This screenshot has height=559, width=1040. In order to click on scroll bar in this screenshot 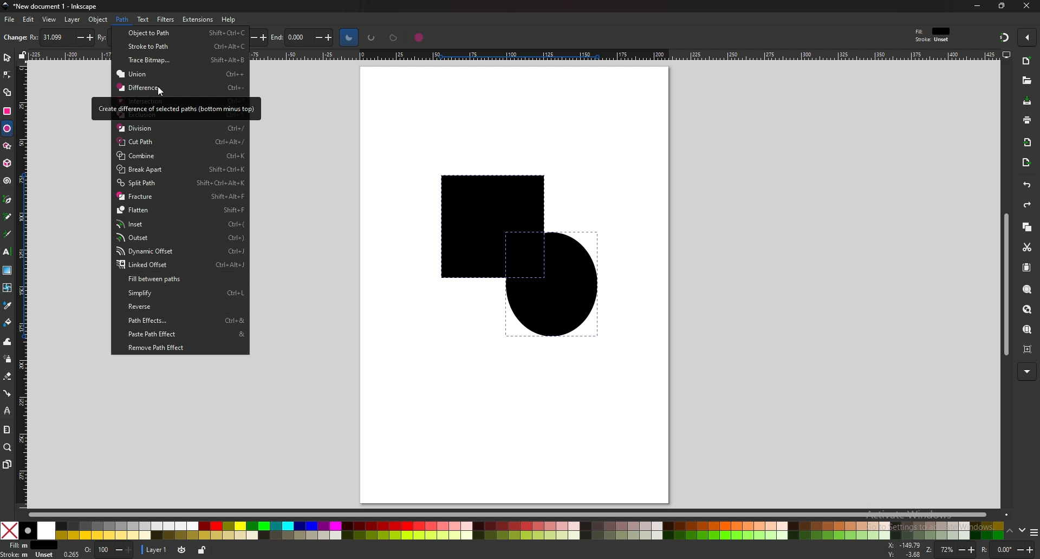, I will do `click(1004, 284)`.